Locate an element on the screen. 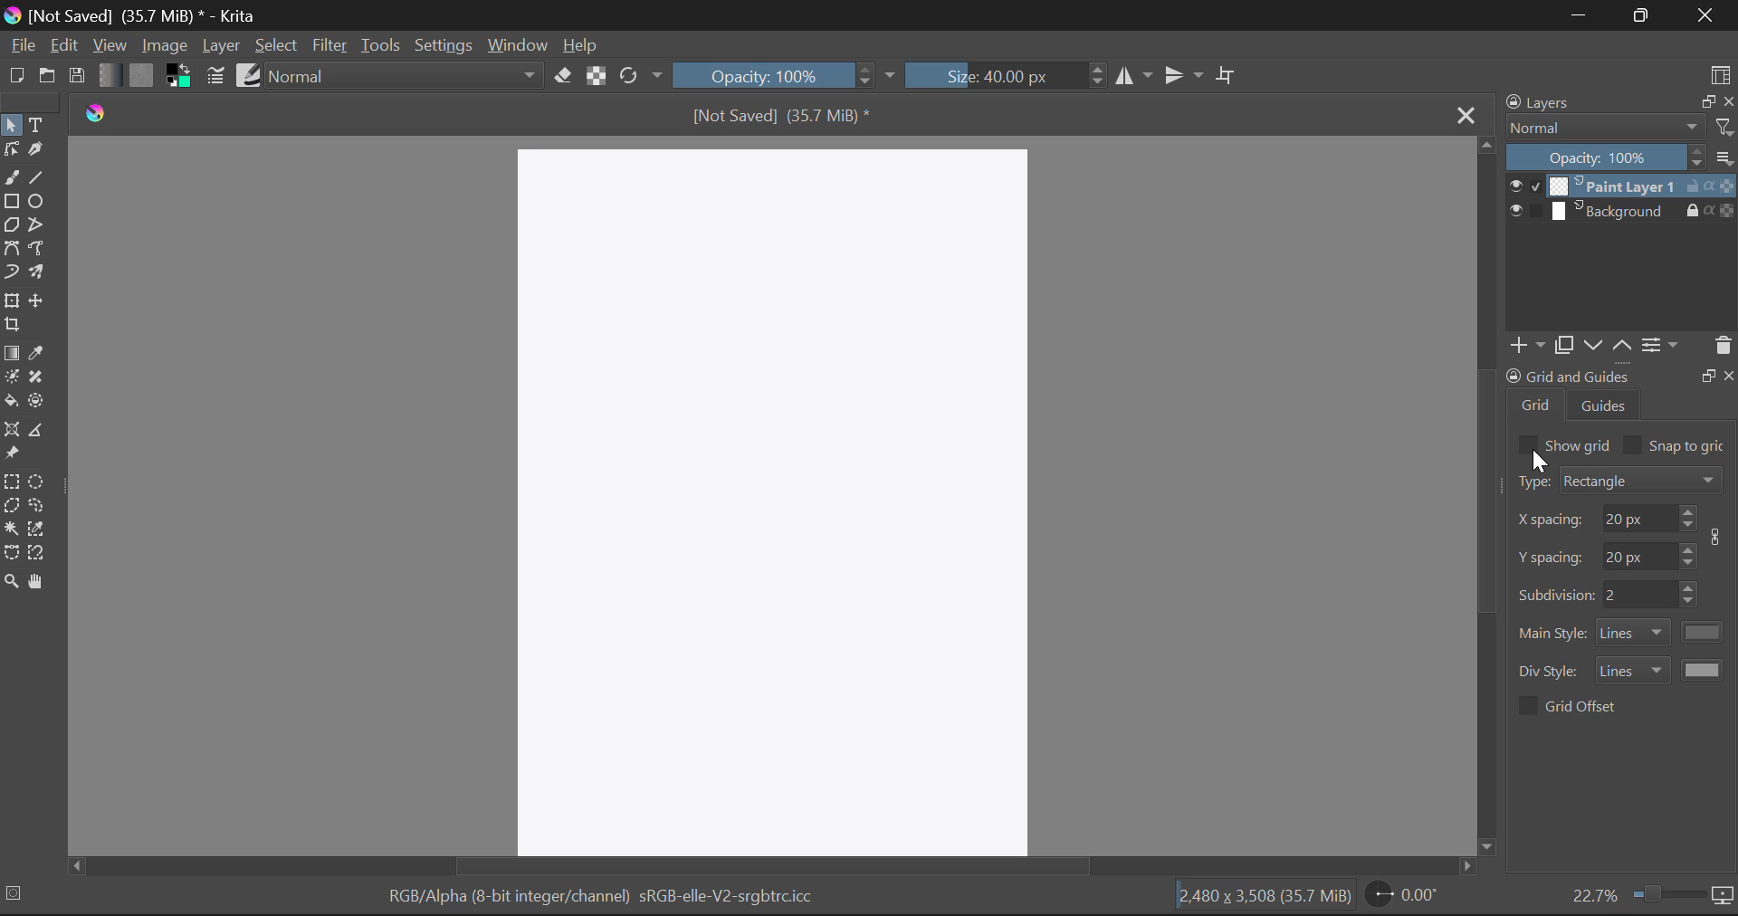 This screenshot has width=1738, height=916. Select is located at coordinates (11, 125).